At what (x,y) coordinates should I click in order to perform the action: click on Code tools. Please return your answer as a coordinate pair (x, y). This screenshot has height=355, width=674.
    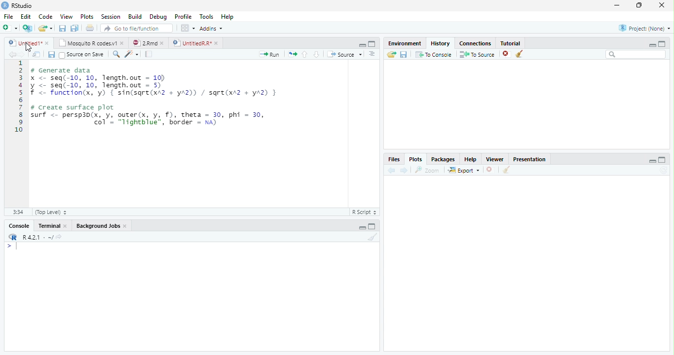
    Looking at the image, I should click on (132, 54).